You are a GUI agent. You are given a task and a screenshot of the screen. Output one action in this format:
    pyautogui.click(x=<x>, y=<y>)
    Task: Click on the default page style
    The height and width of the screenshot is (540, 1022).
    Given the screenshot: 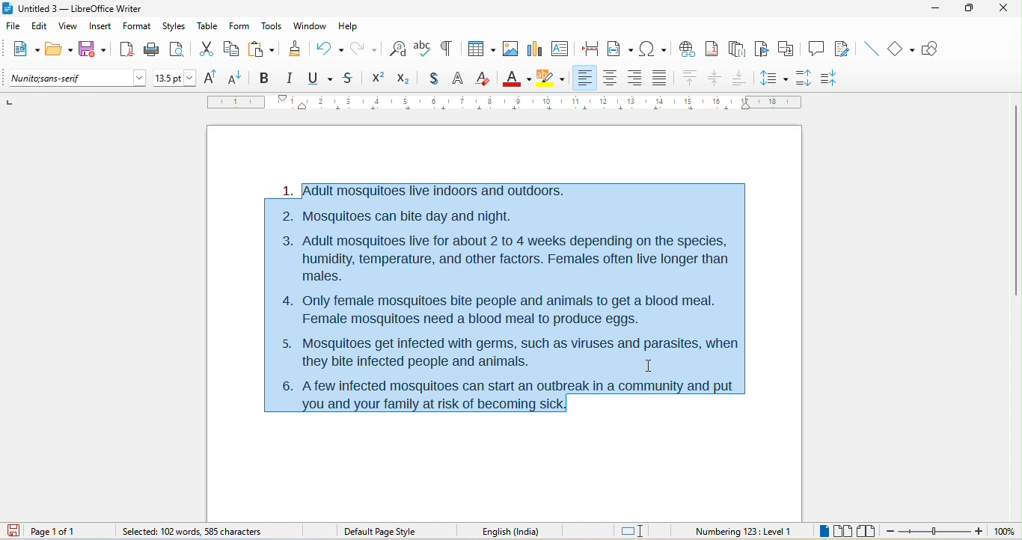 What is the action you would take?
    pyautogui.click(x=381, y=531)
    